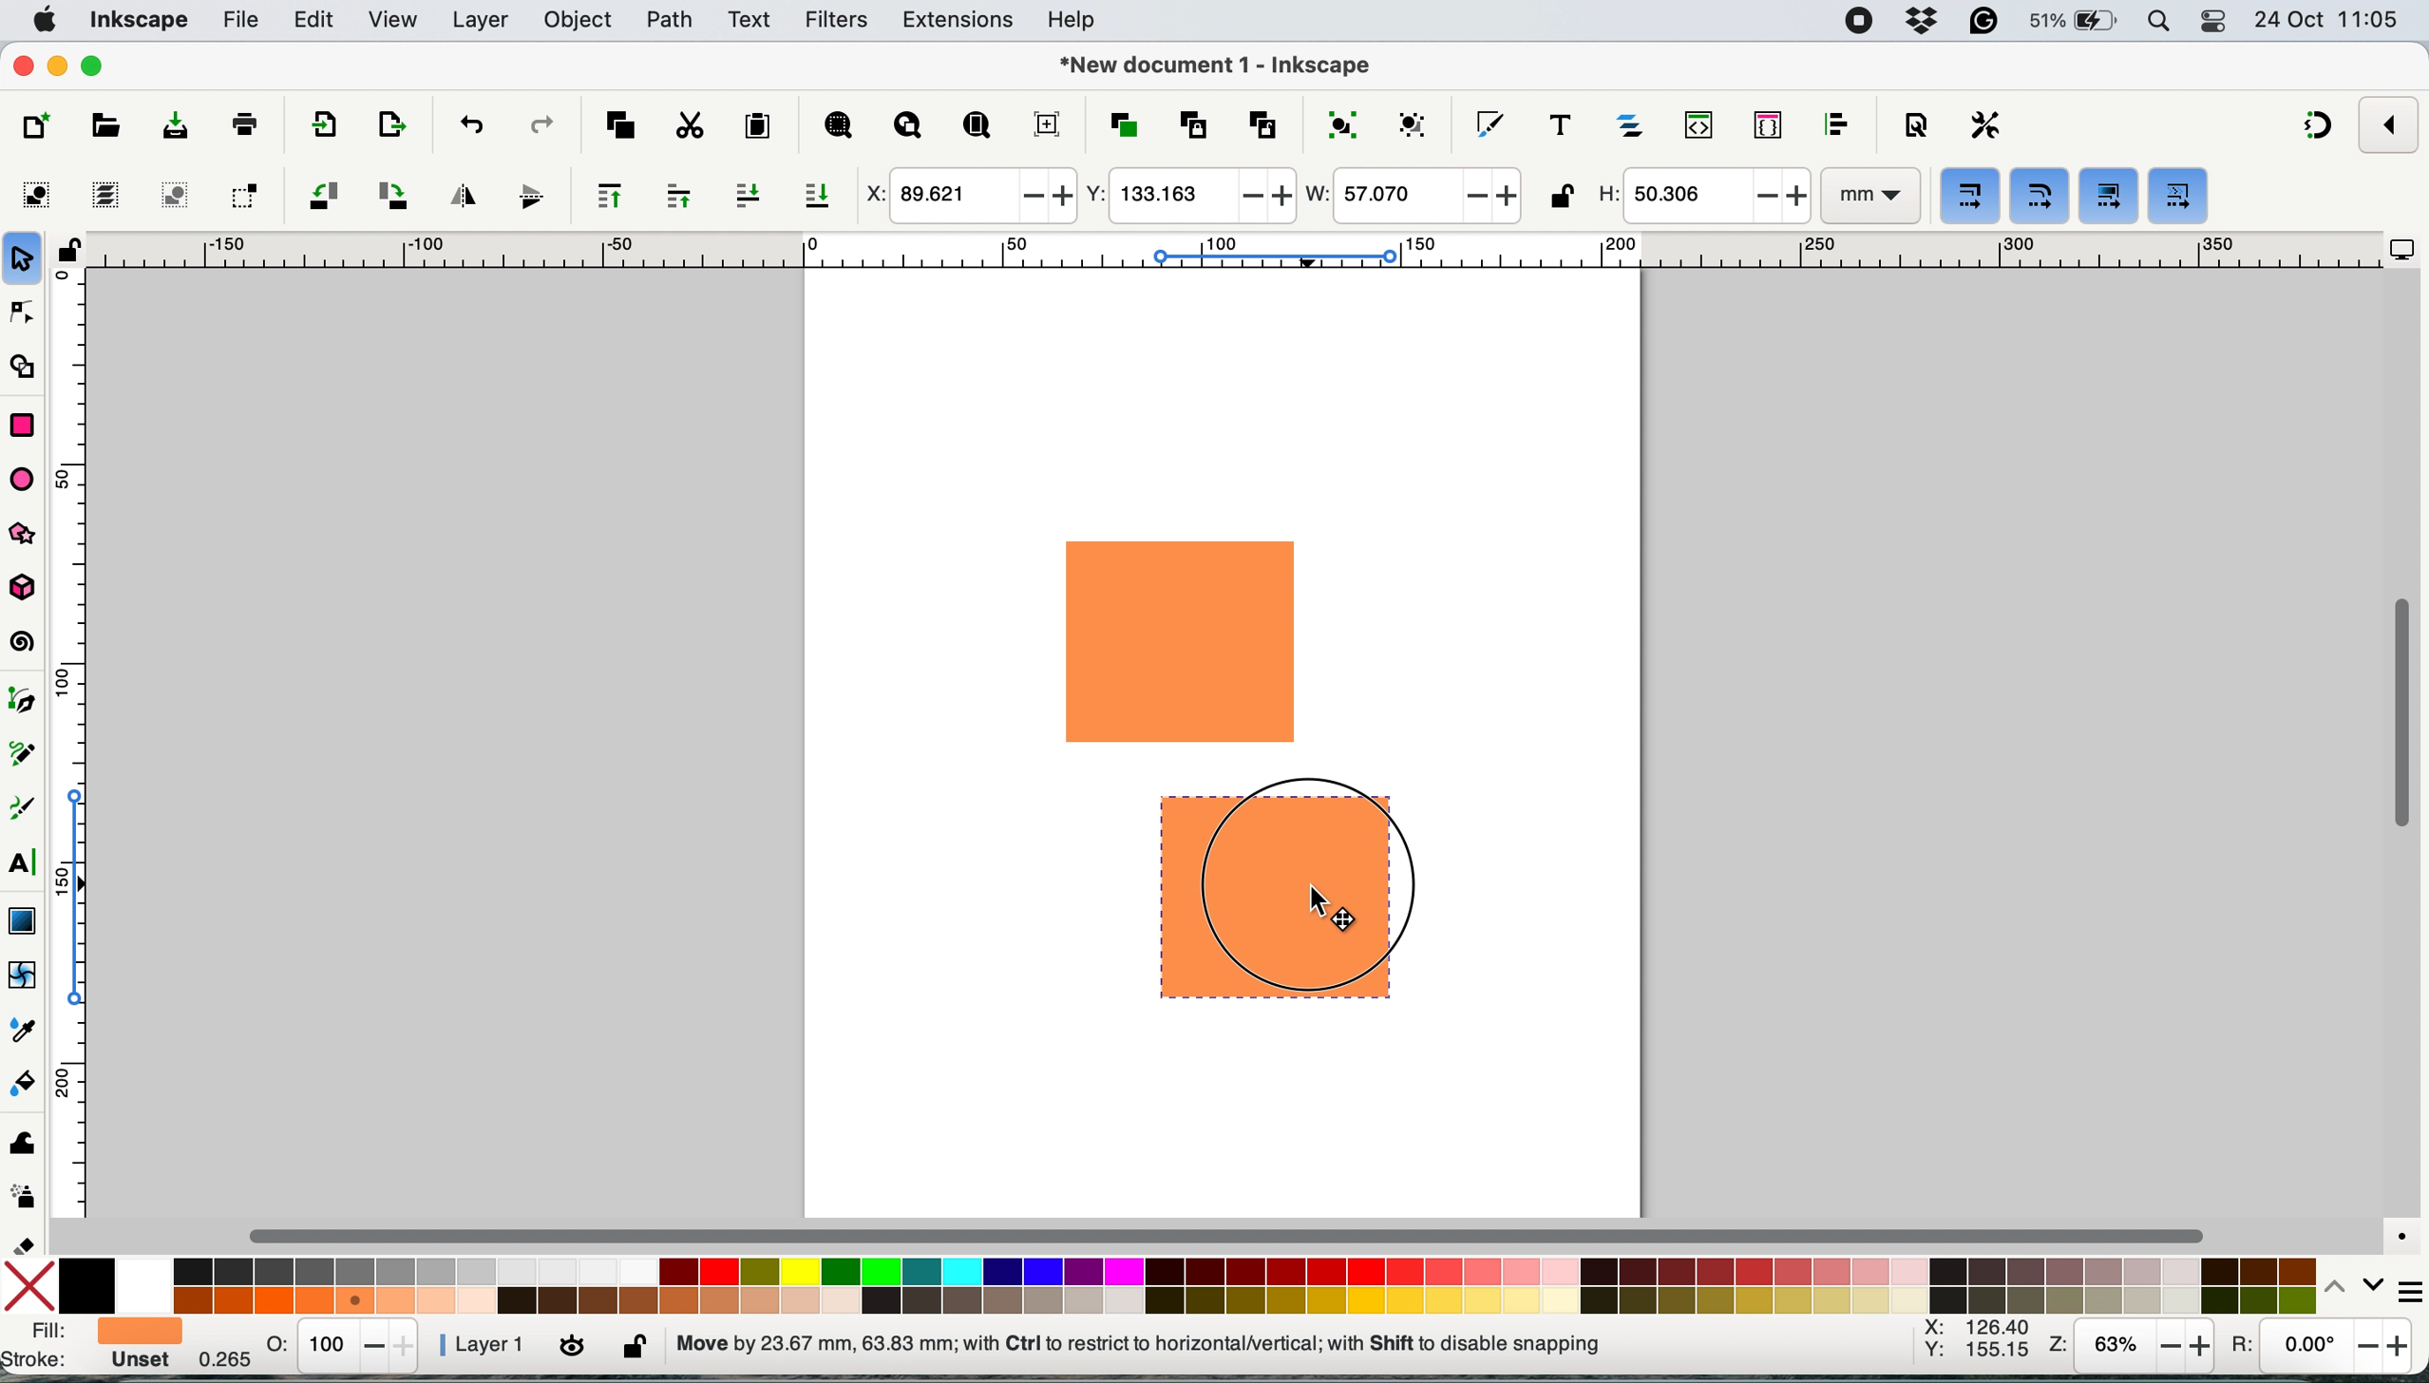 The image size is (2429, 1383). Describe the element at coordinates (344, 1345) in the screenshot. I see `stats` at that location.